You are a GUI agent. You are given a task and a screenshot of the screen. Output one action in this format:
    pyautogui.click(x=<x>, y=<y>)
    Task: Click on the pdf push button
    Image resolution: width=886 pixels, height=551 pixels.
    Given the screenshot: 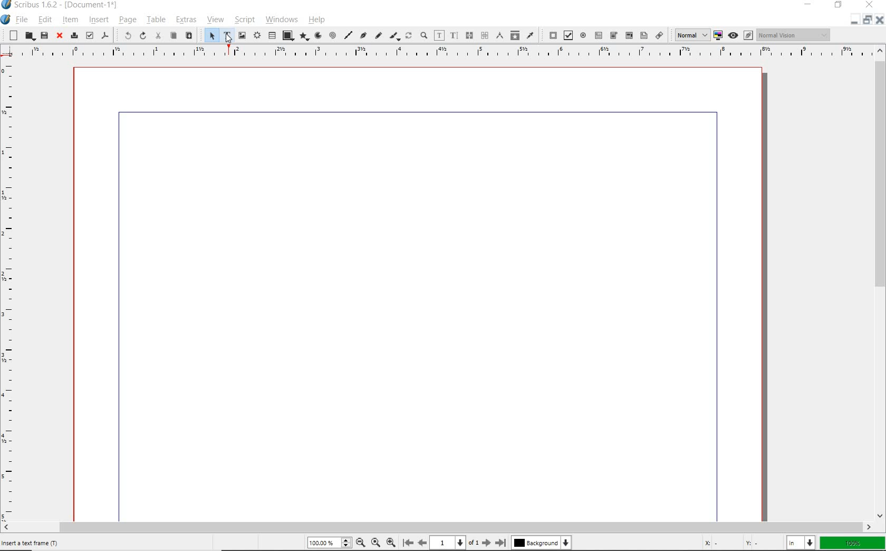 What is the action you would take?
    pyautogui.click(x=550, y=35)
    